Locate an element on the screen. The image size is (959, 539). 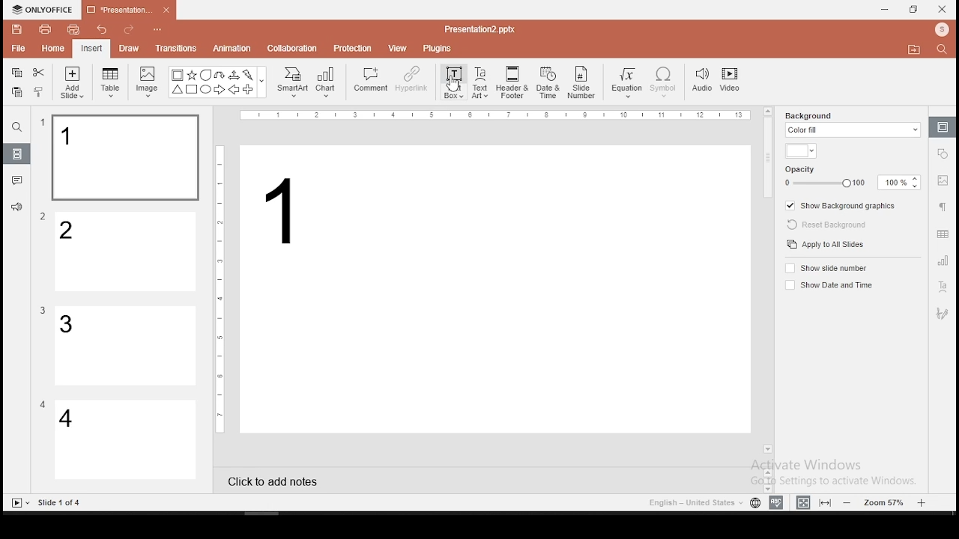
 is located at coordinates (43, 404).